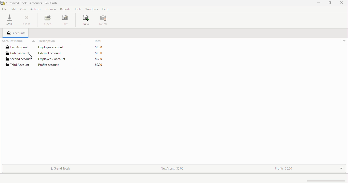  I want to click on Help, so click(105, 9).